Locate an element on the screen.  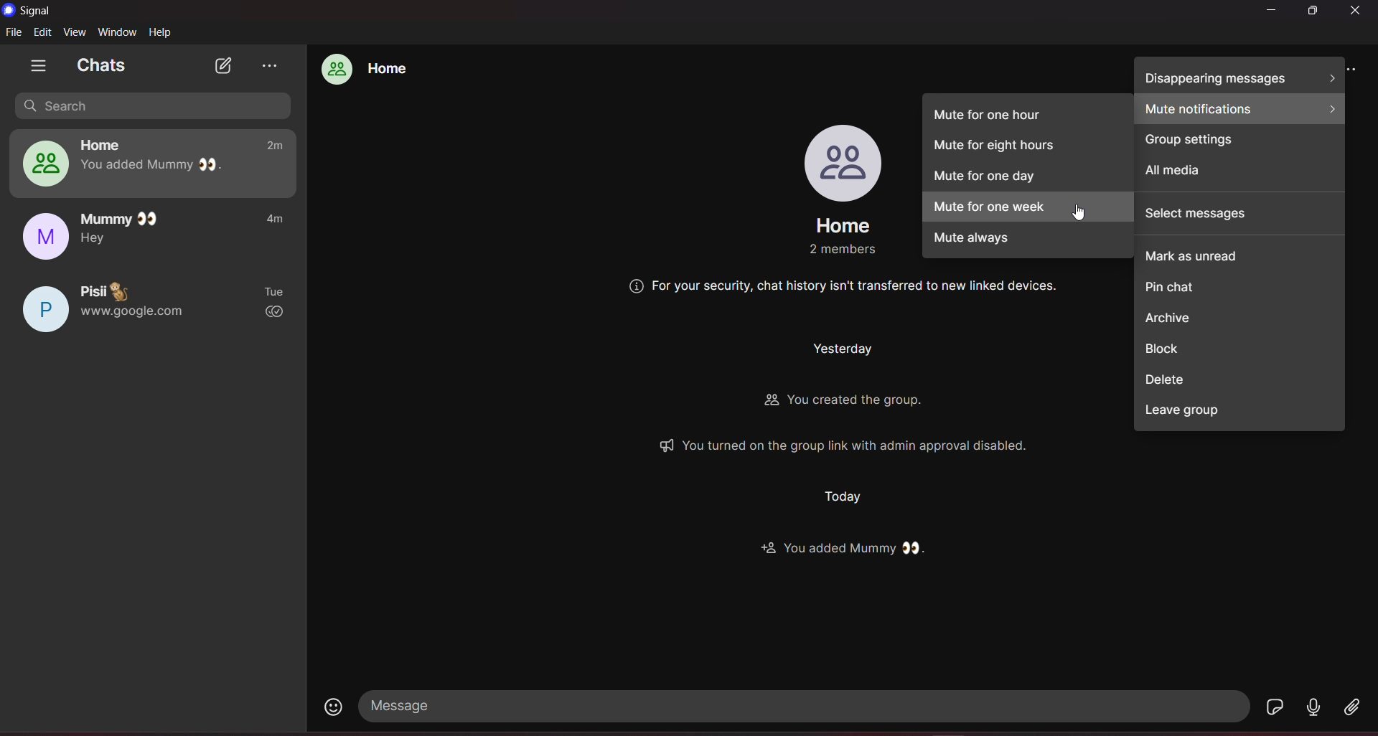
emojis is located at coordinates (334, 706).